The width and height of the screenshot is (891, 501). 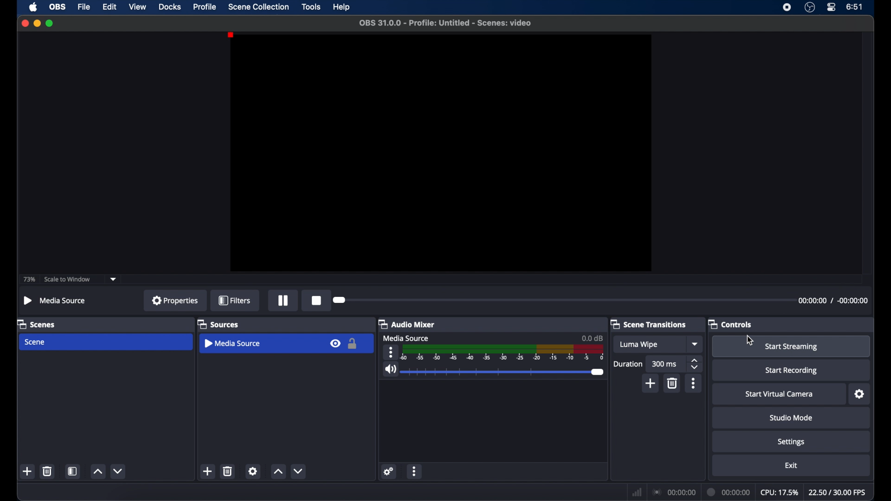 What do you see at coordinates (317, 301) in the screenshot?
I see `record` at bounding box center [317, 301].